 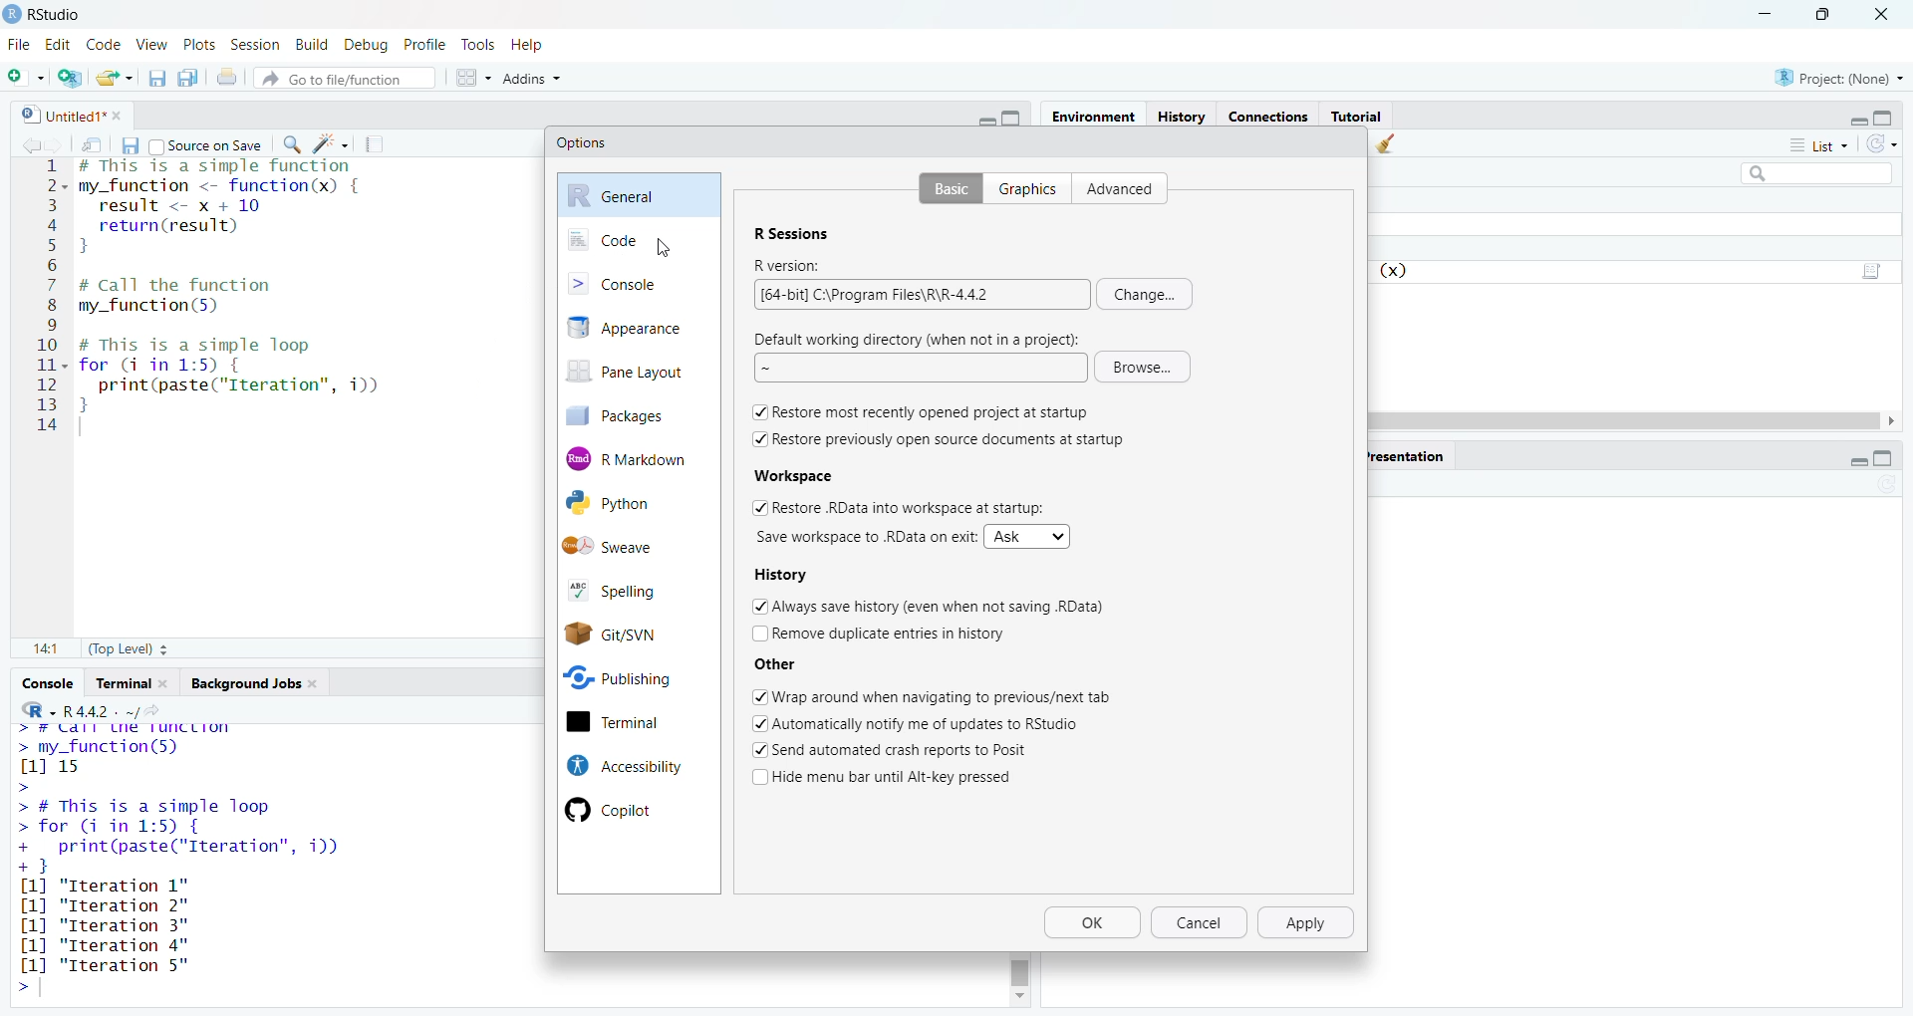 I want to click on Send automated crash reports to Posit, so click(x=891, y=747).